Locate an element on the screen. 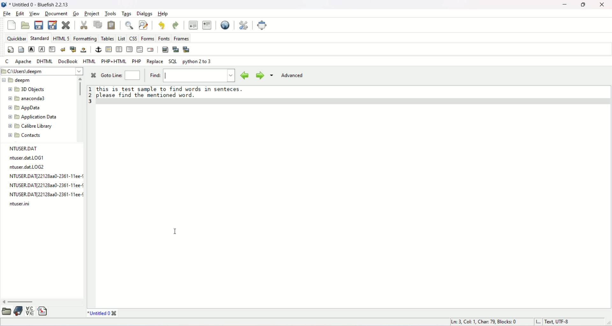 The height and width of the screenshot is (326, 612). logo is located at coordinates (4, 5).